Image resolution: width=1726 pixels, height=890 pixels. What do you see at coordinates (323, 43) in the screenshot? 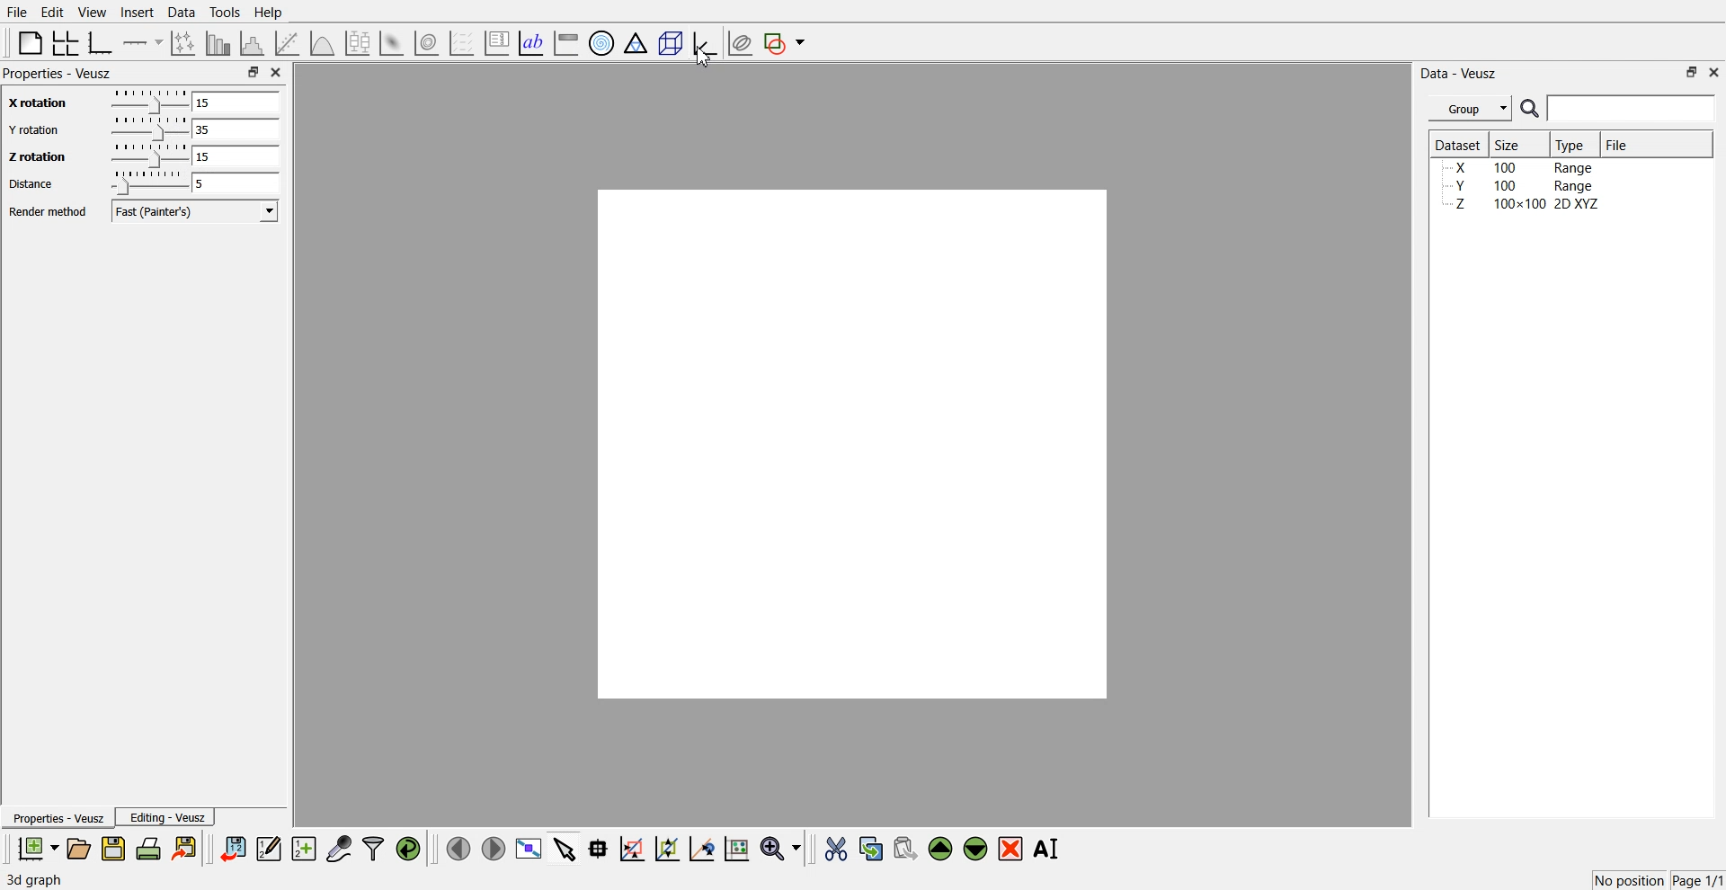
I see `3D Function` at bounding box center [323, 43].